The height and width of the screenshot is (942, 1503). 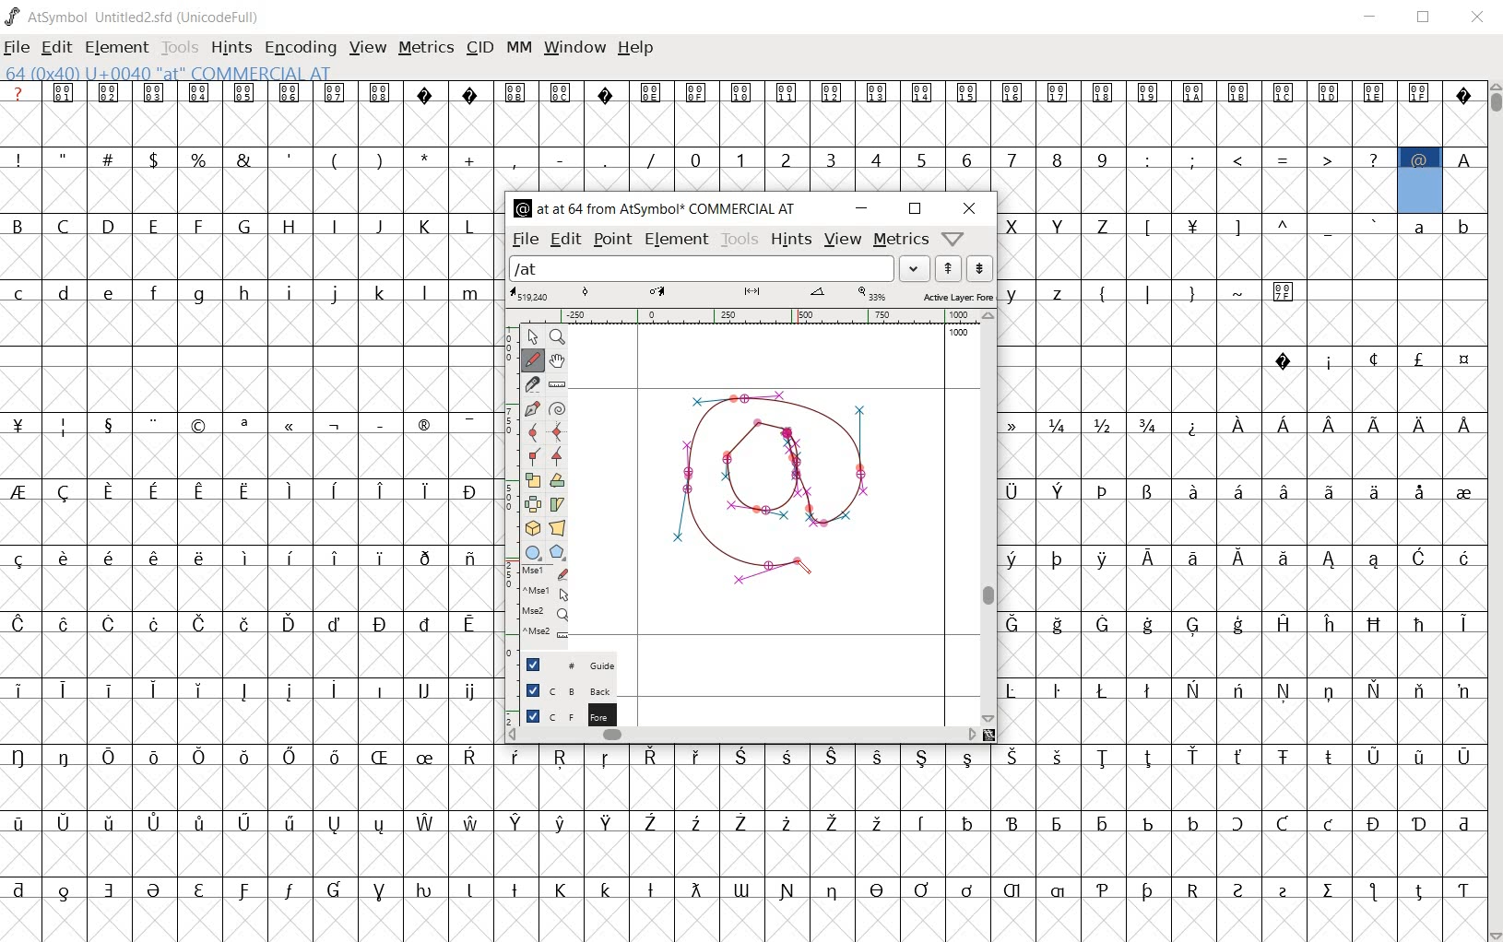 I want to click on checkbox, so click(x=533, y=689).